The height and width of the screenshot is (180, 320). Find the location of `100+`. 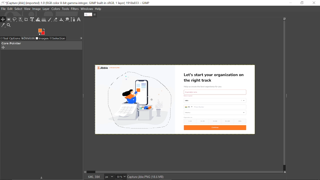

100+ is located at coordinates (239, 121).